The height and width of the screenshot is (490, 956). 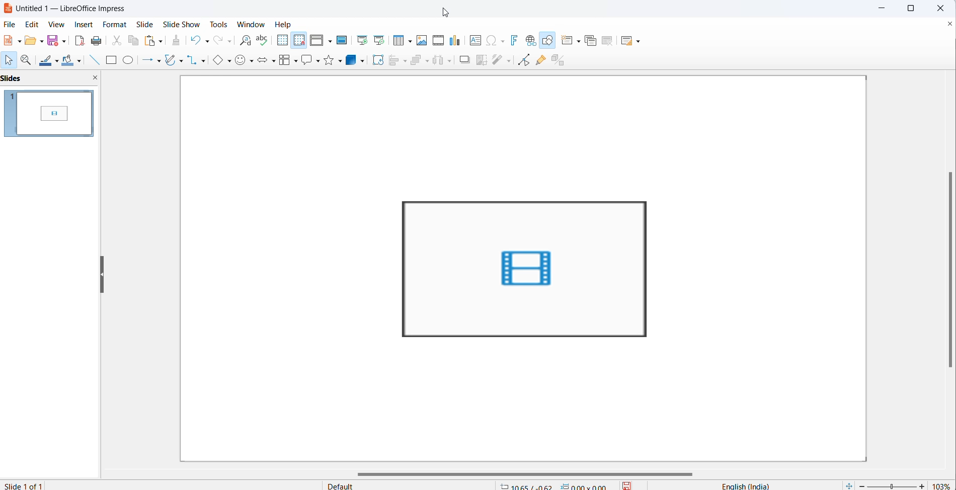 What do you see at coordinates (461, 59) in the screenshot?
I see `shadow` at bounding box center [461, 59].